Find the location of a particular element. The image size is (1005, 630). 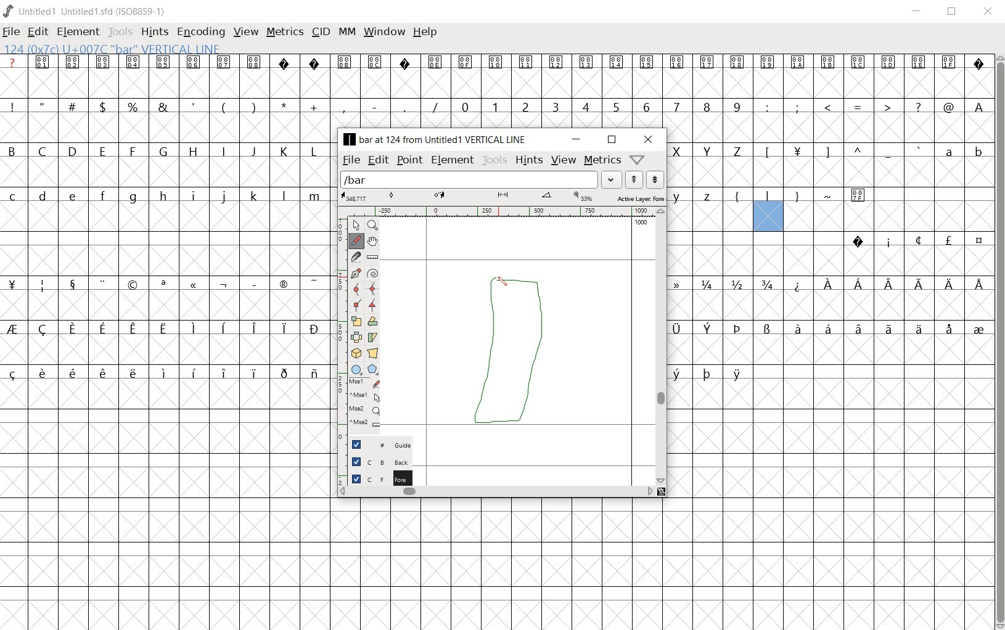

drop down arrow is located at coordinates (610, 179).